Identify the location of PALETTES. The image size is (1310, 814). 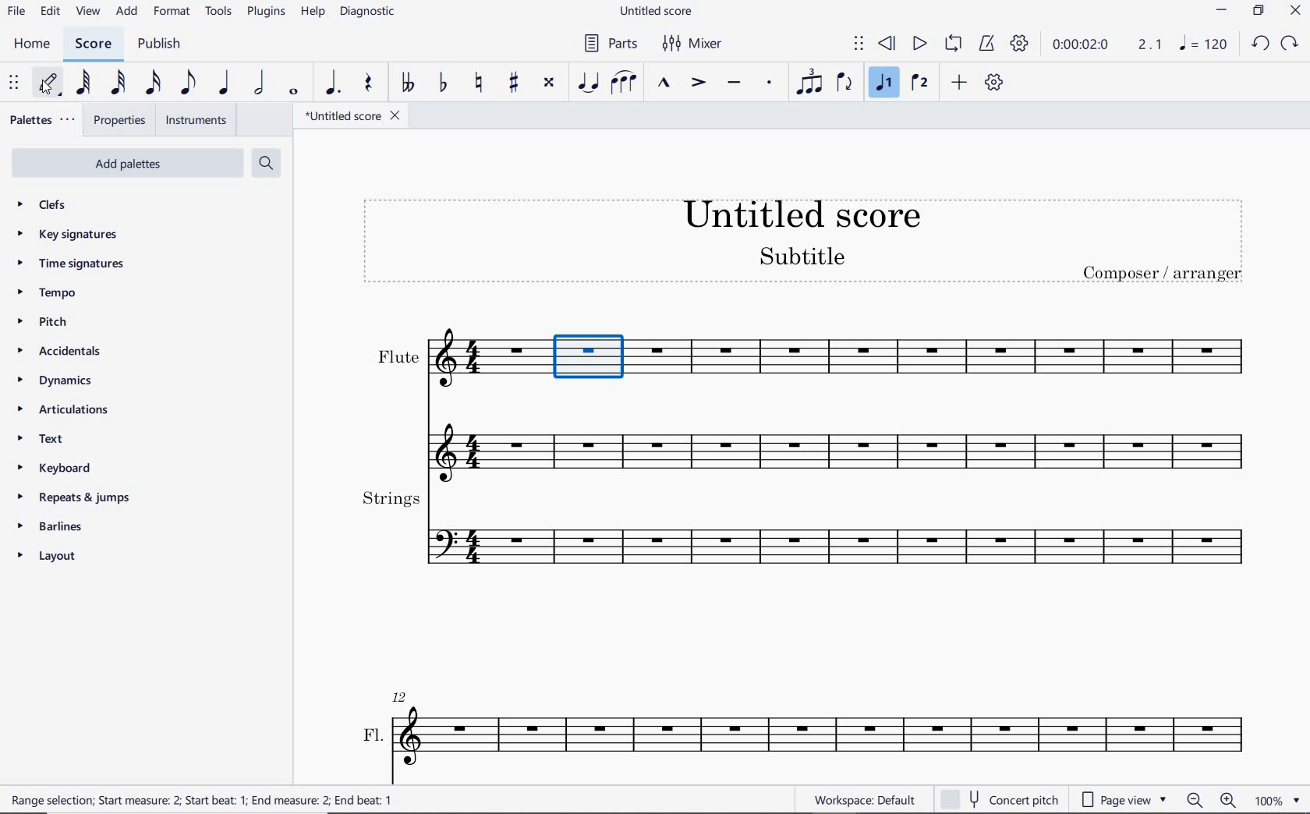
(44, 119).